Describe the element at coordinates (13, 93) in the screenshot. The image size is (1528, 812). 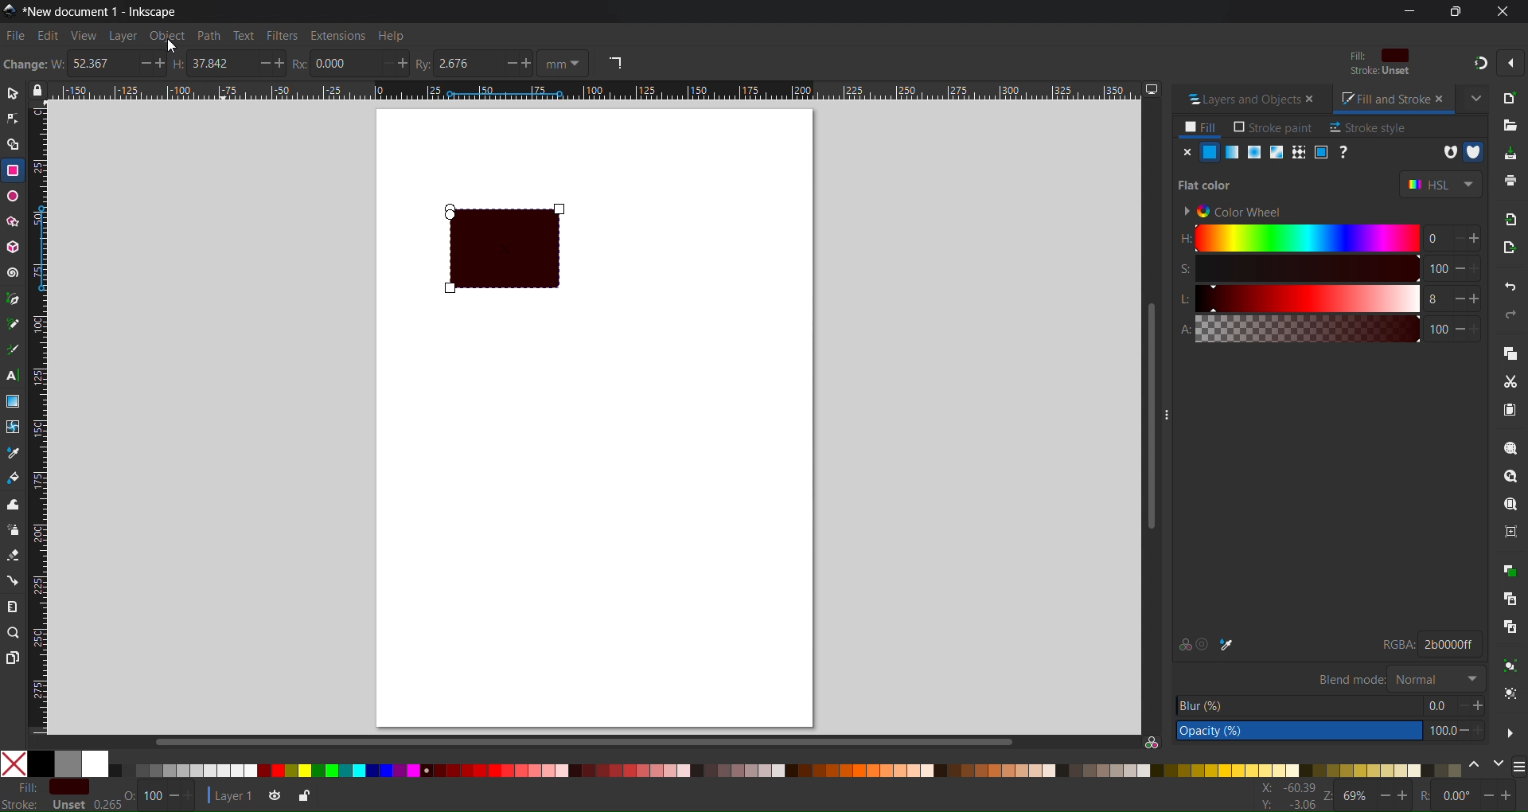
I see `Selector tool` at that location.